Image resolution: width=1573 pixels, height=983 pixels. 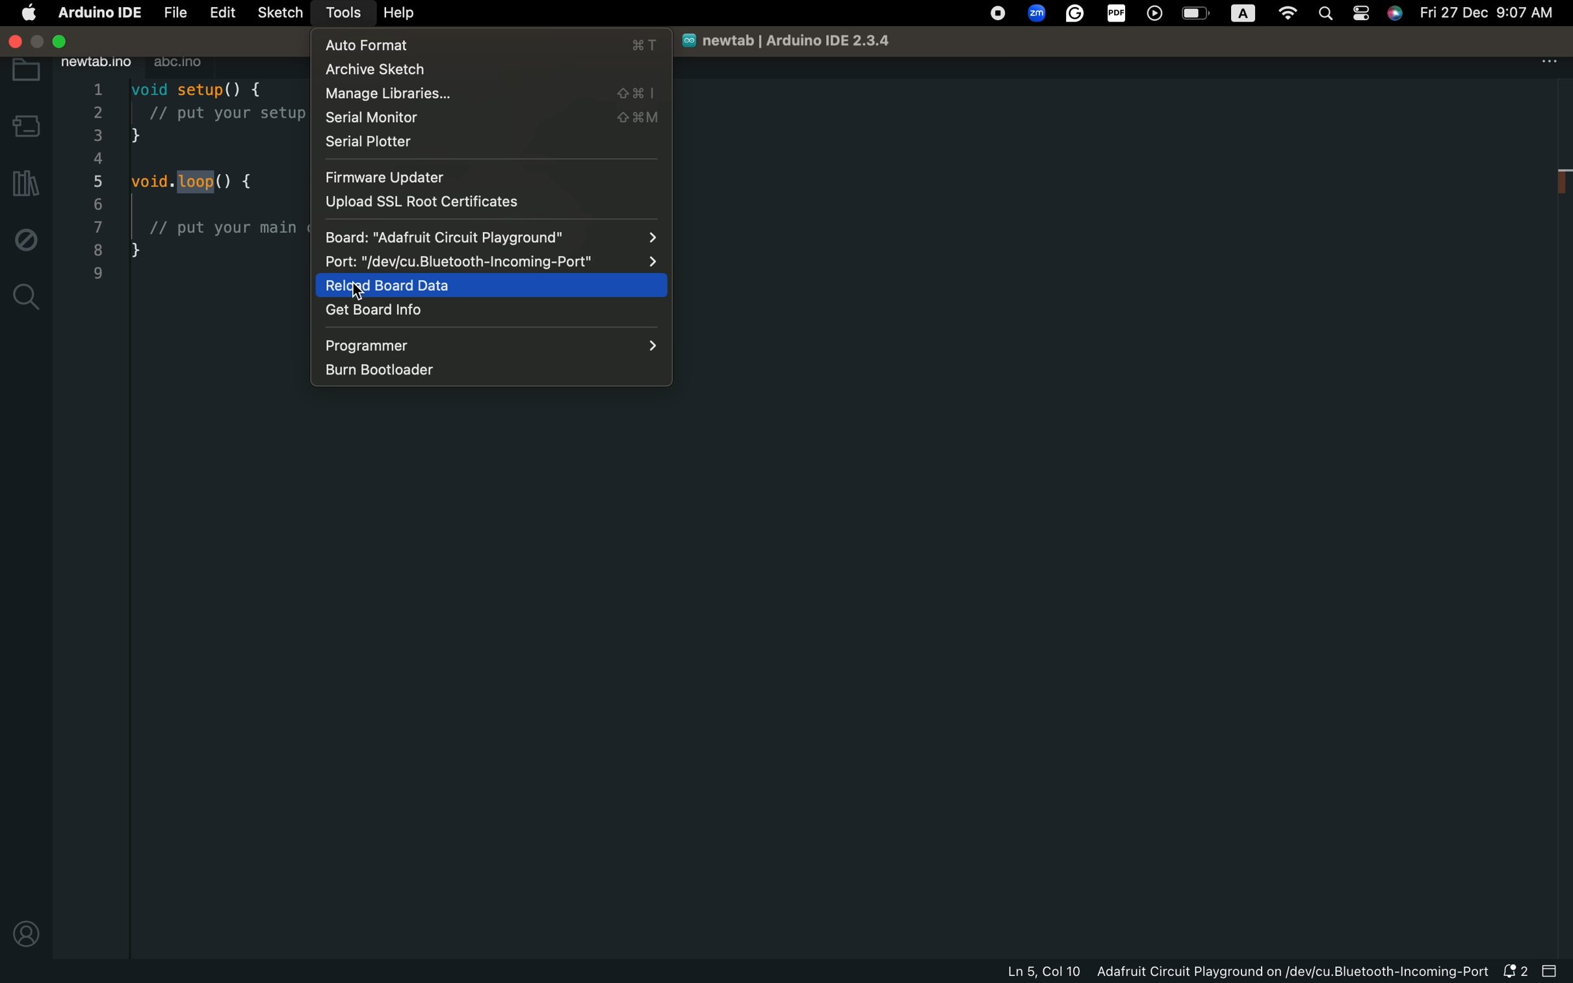 I want to click on get board info, so click(x=428, y=311).